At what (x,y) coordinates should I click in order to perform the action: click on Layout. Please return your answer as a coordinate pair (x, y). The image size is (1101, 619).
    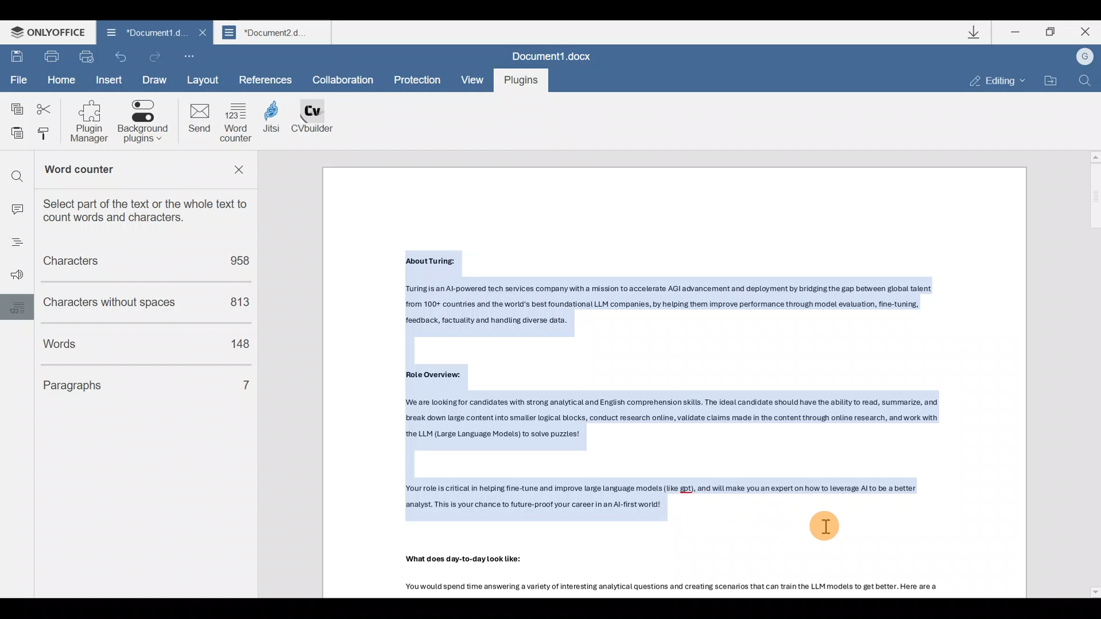
    Looking at the image, I should click on (207, 79).